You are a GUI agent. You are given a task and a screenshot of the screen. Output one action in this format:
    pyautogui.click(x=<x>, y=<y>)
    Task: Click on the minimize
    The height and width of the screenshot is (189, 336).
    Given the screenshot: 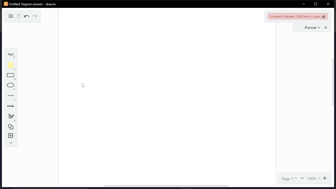 What is the action you would take?
    pyautogui.click(x=303, y=4)
    